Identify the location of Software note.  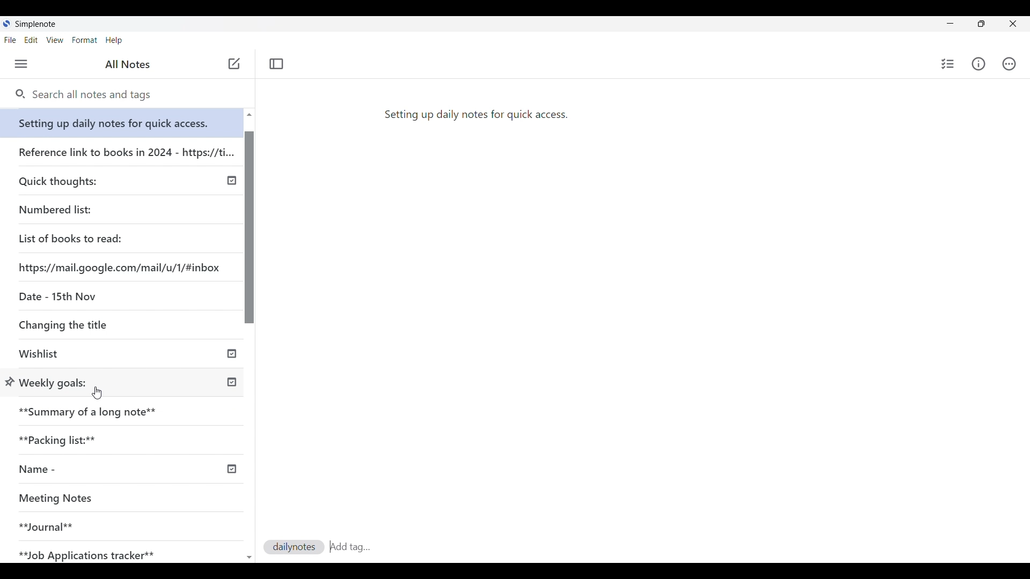
(39, 24).